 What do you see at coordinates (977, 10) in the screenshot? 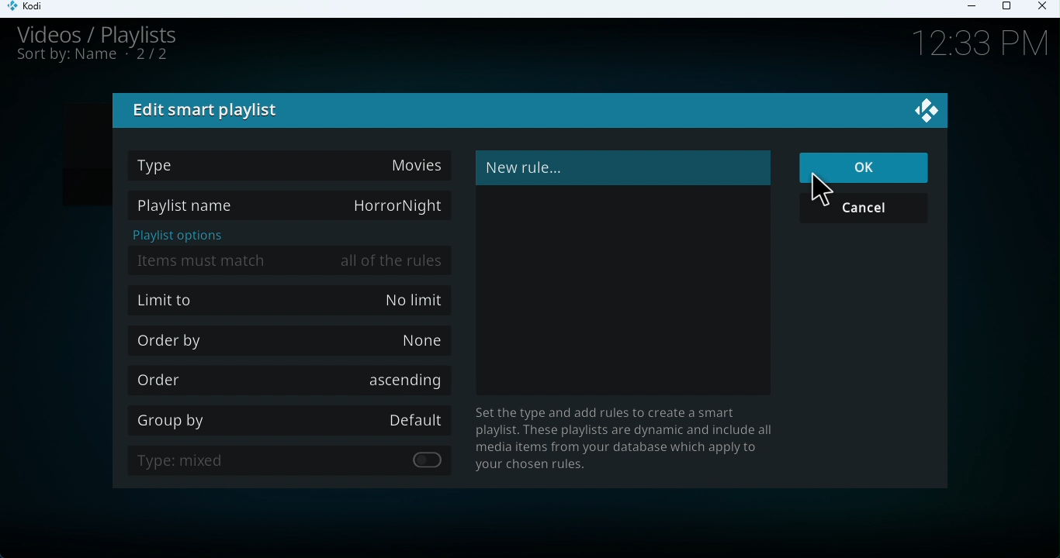
I see `Minimize` at bounding box center [977, 10].